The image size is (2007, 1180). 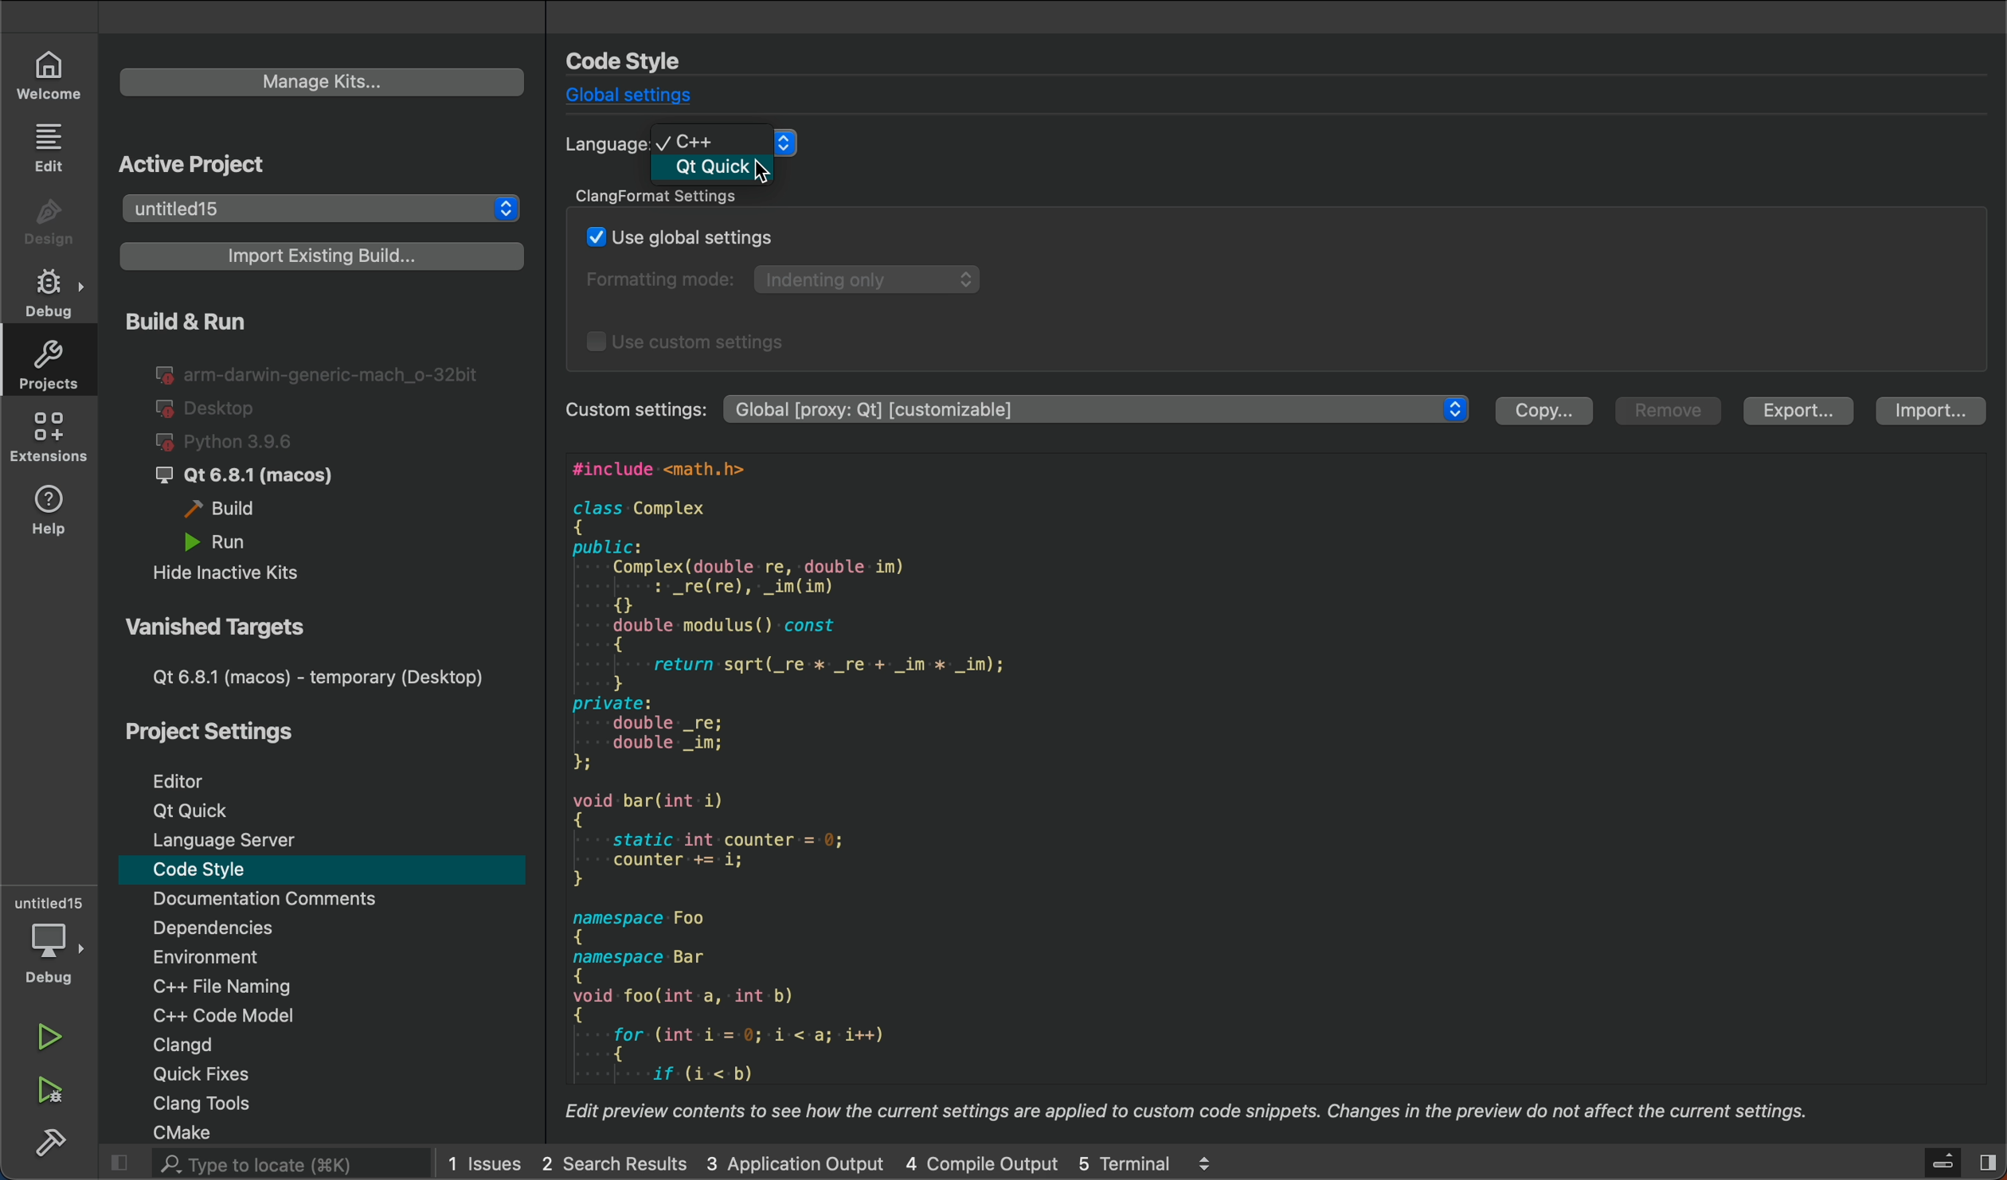 I want to click on code style, so click(x=216, y=873).